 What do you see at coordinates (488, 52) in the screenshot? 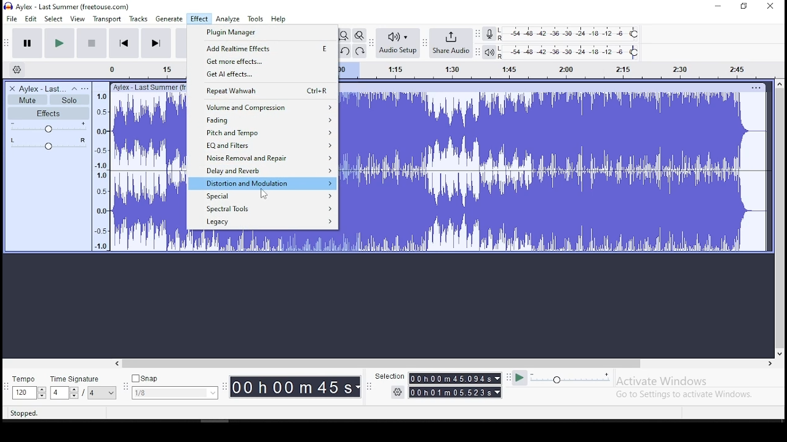
I see `playback meter` at bounding box center [488, 52].